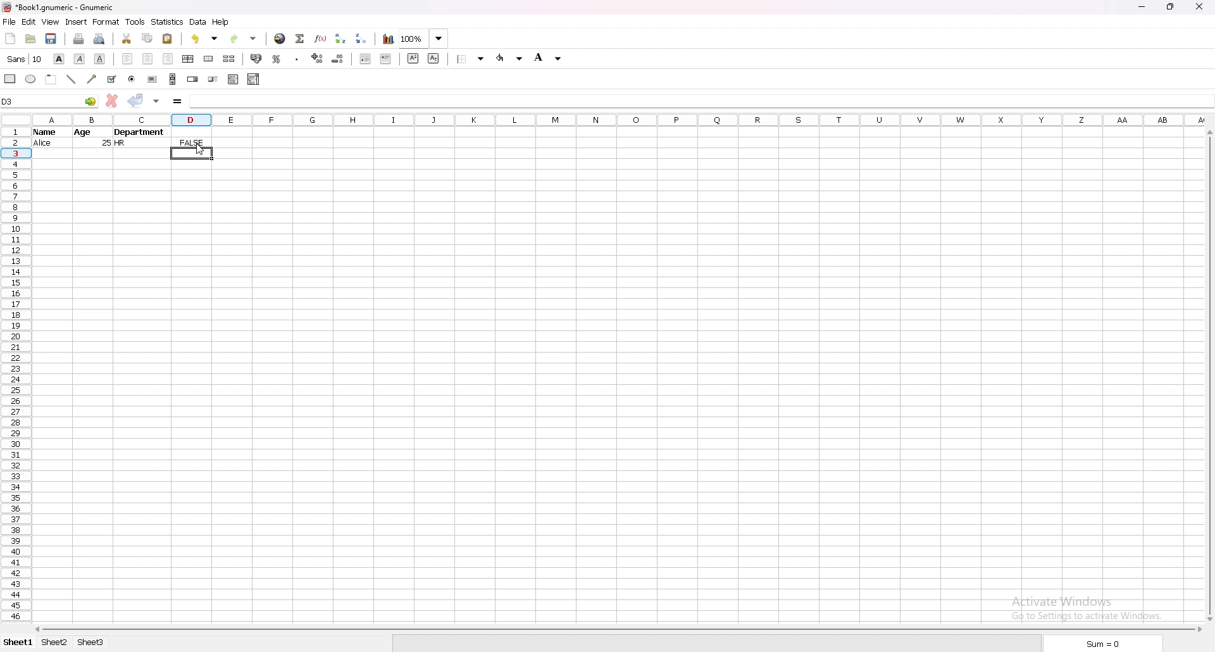 The image size is (1215, 652). What do you see at coordinates (434, 58) in the screenshot?
I see `subscript` at bounding box center [434, 58].